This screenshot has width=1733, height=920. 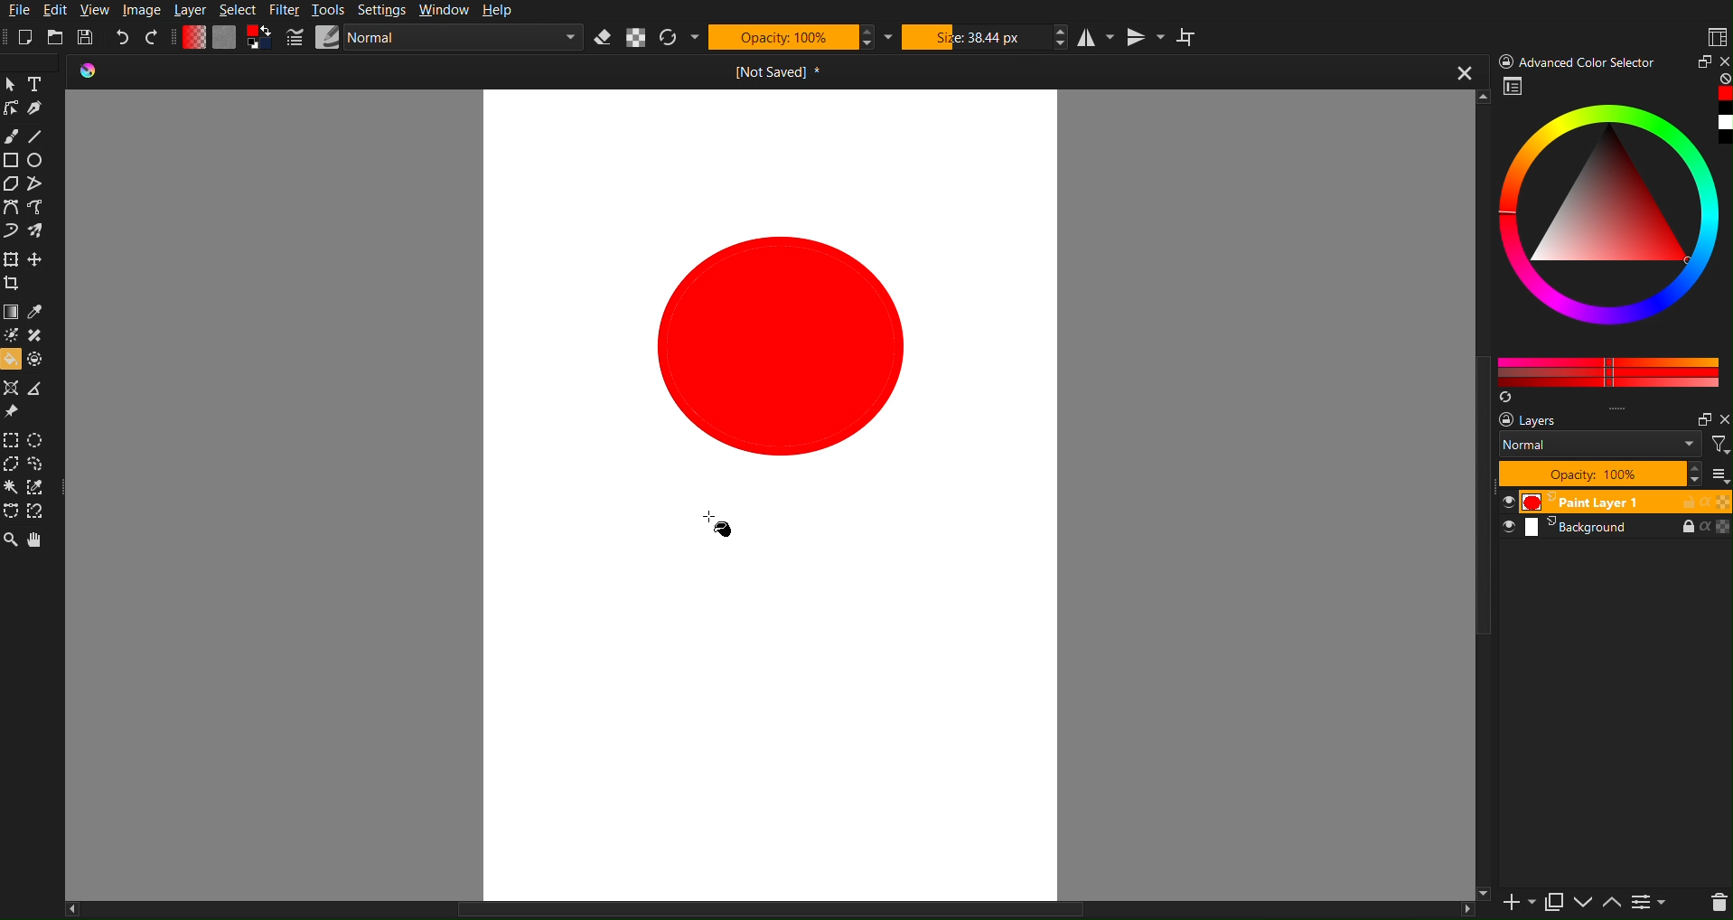 I want to click on Filter, so click(x=1722, y=447).